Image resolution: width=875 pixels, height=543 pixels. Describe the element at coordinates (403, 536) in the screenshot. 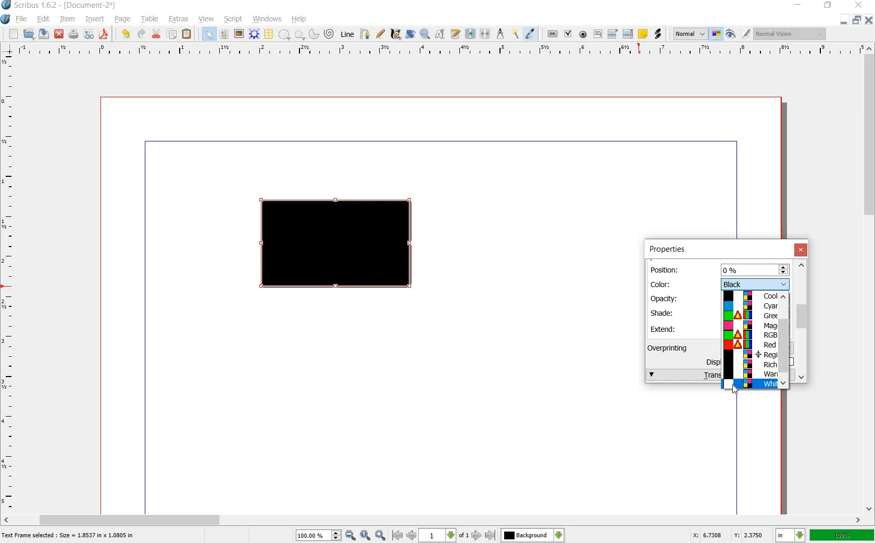

I see `go to previous or first page` at that location.